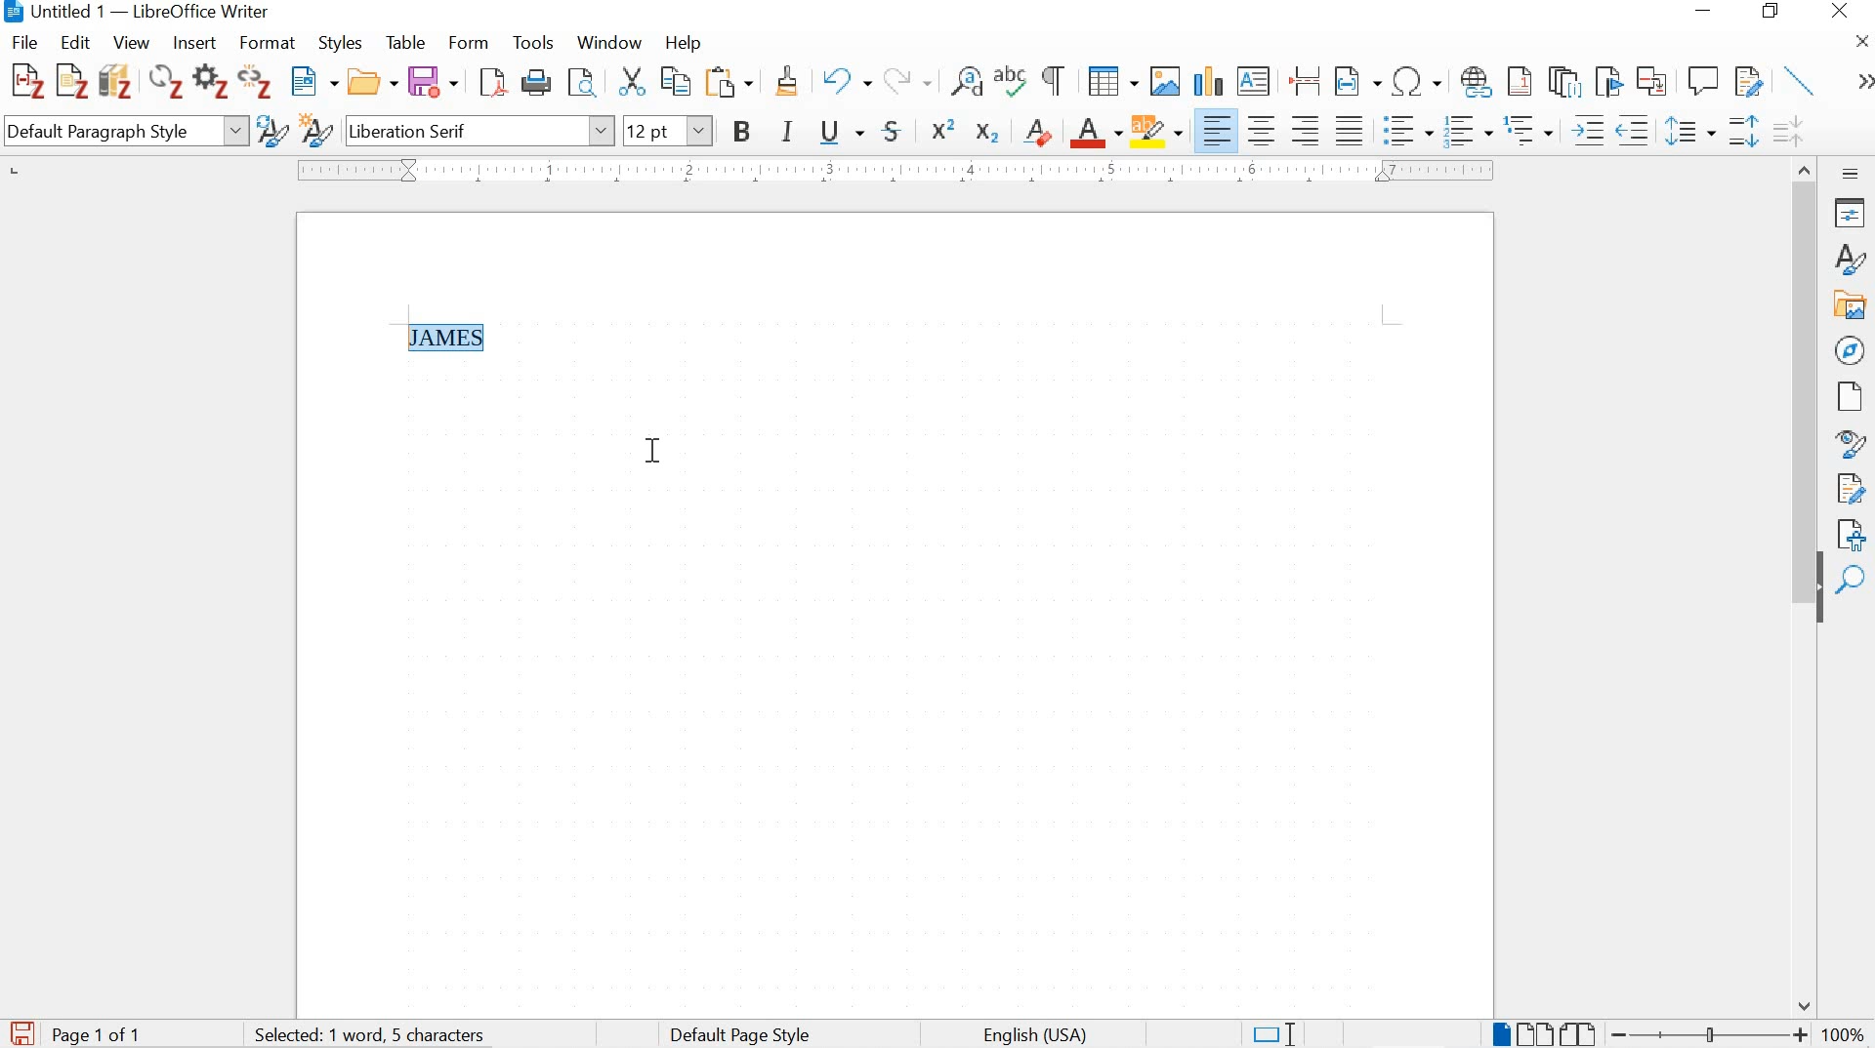 This screenshot has height=1048, width=1875. I want to click on insert table, so click(1112, 82).